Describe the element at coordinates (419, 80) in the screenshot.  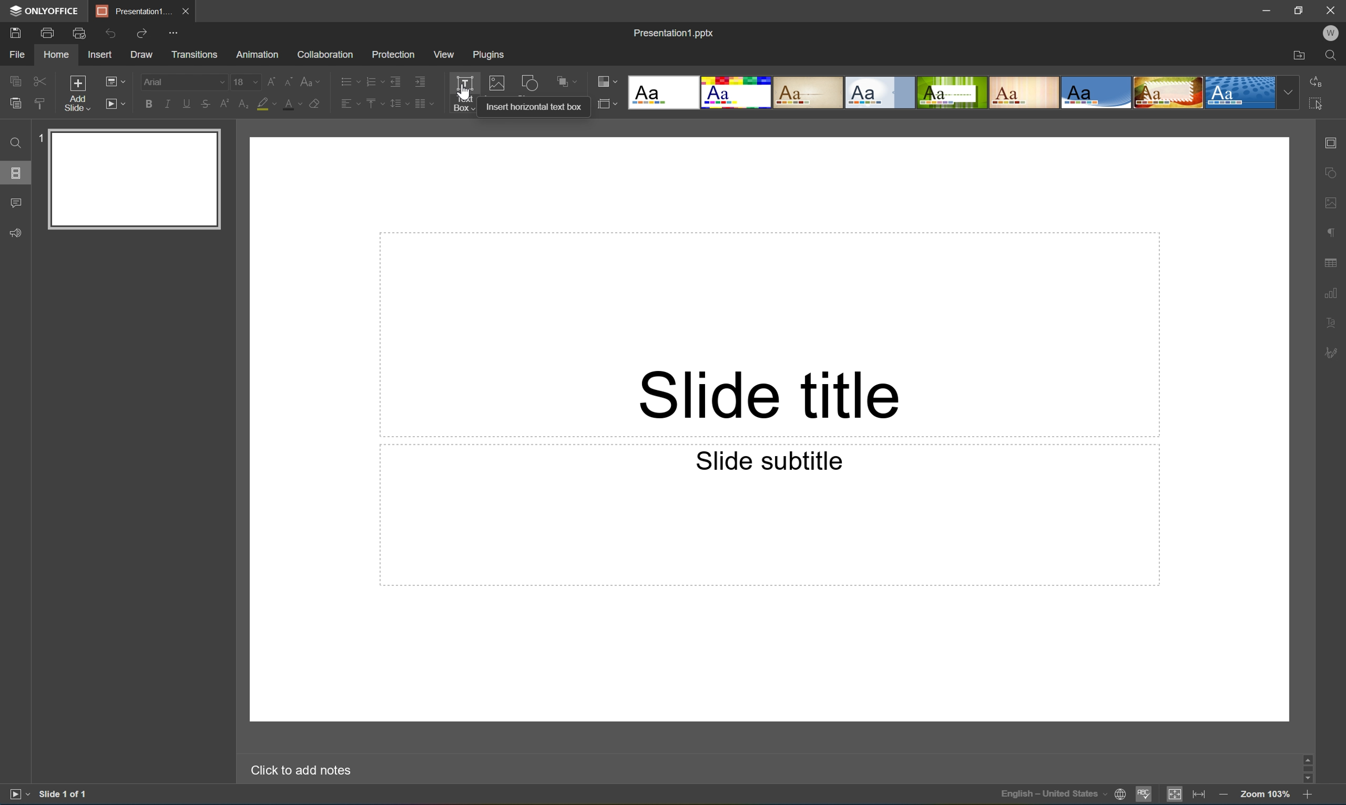
I see `Increase indent` at that location.